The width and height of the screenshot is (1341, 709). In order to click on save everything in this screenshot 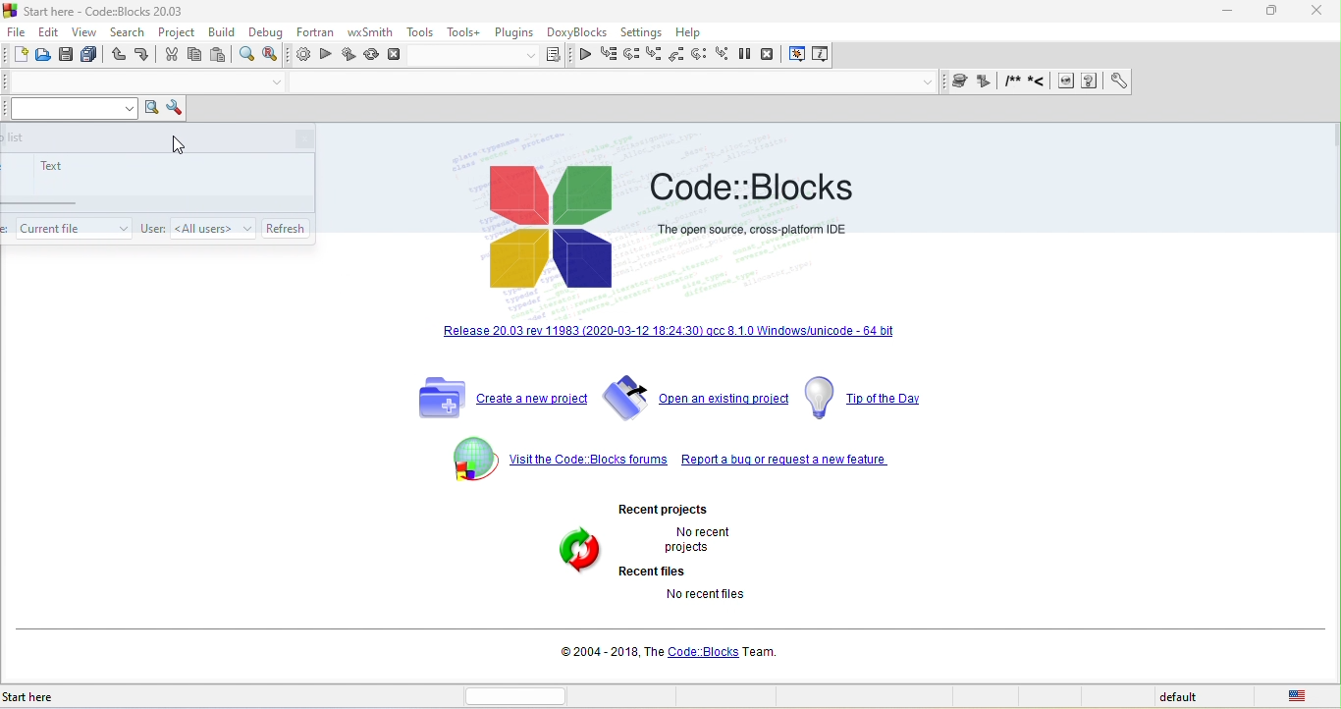, I will do `click(91, 55)`.